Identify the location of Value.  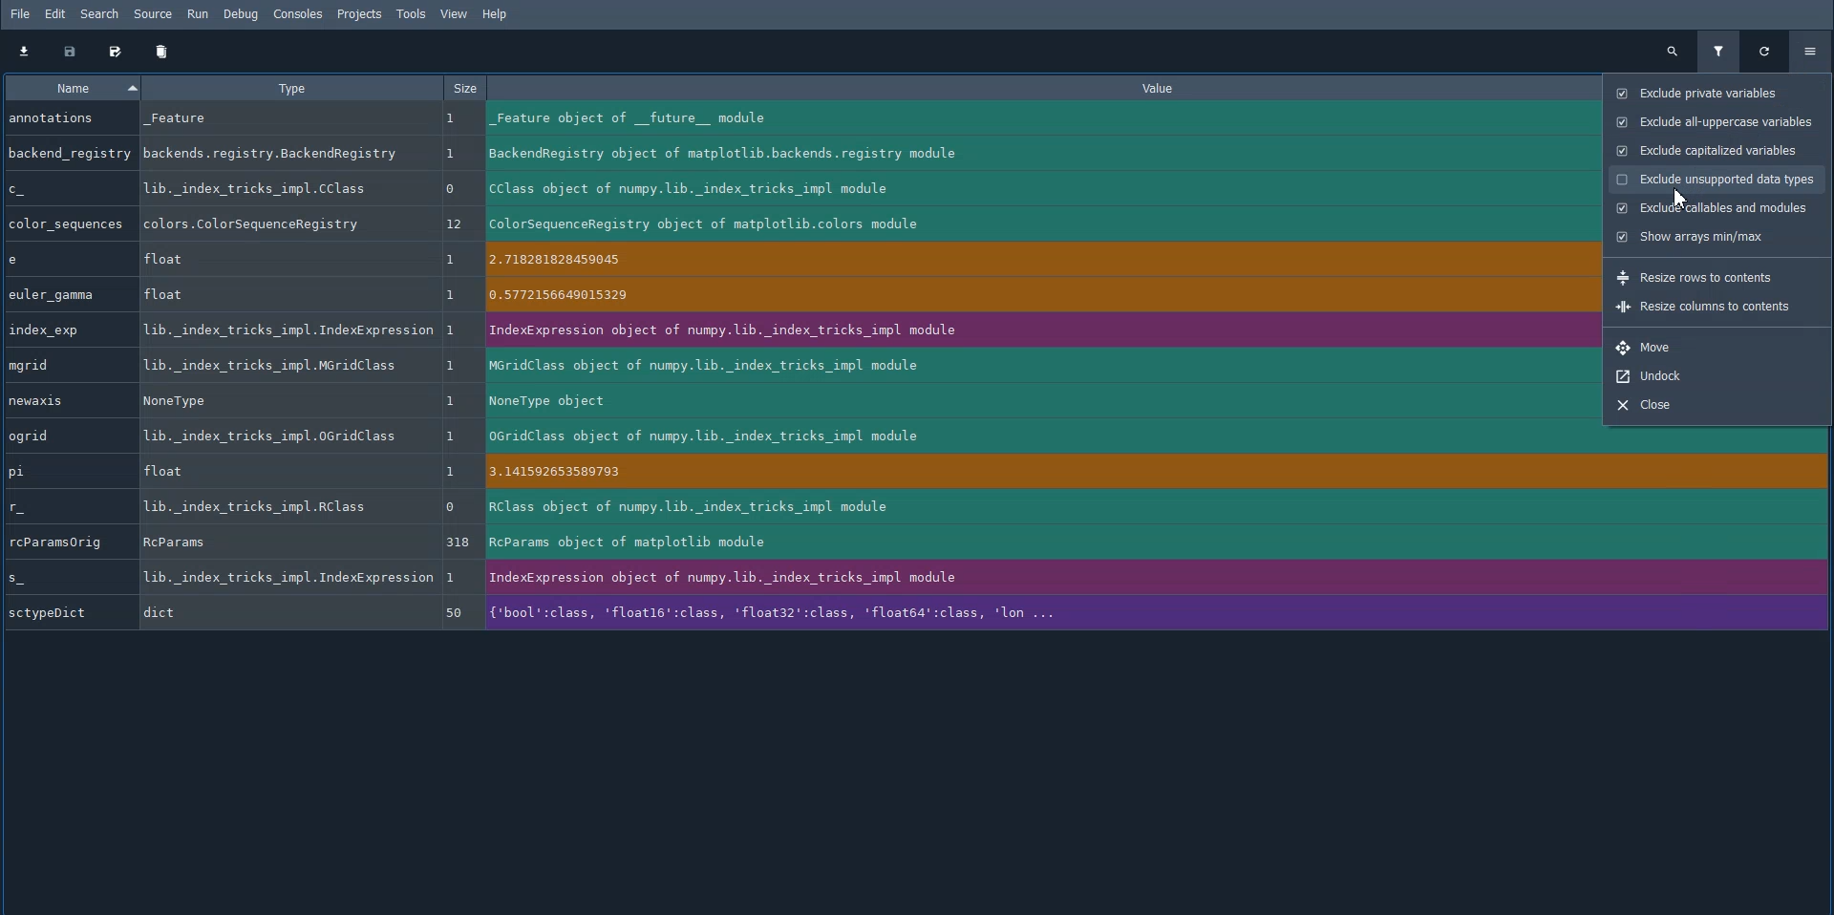
(1047, 89).